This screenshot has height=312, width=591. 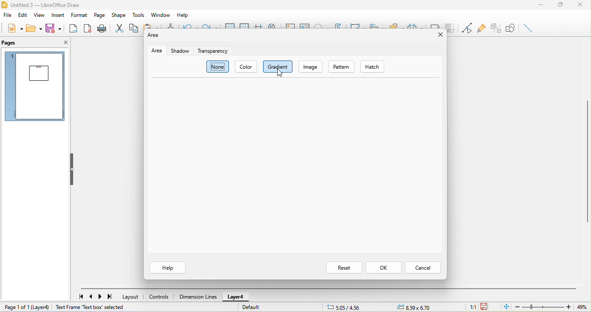 I want to click on gradient, so click(x=278, y=67).